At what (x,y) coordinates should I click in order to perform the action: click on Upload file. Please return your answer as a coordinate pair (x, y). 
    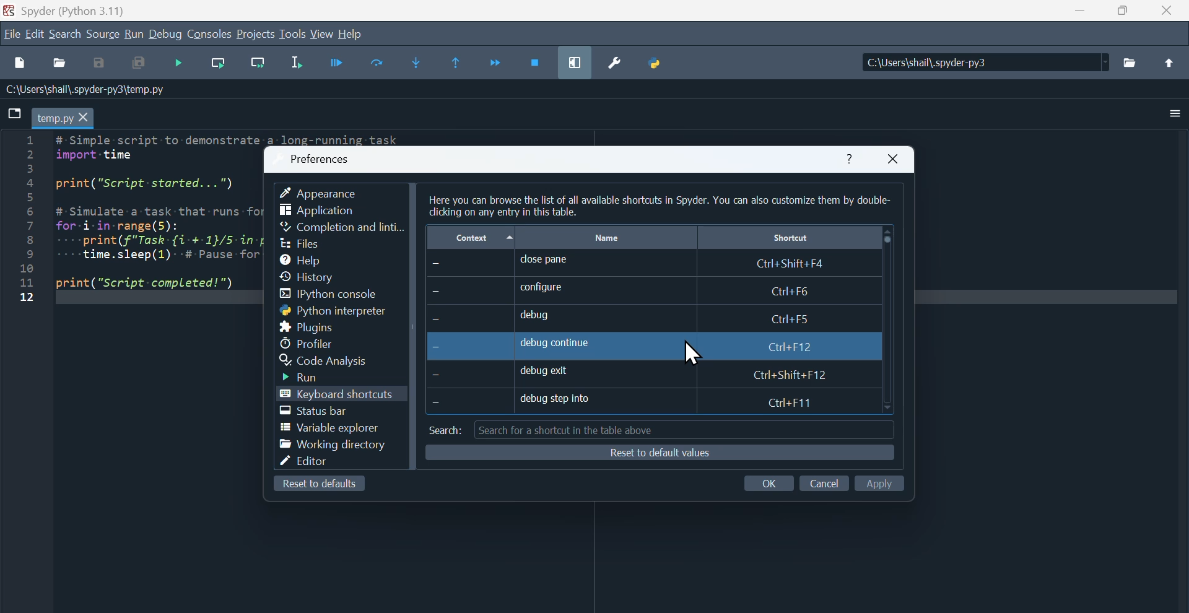
    Looking at the image, I should click on (1174, 62).